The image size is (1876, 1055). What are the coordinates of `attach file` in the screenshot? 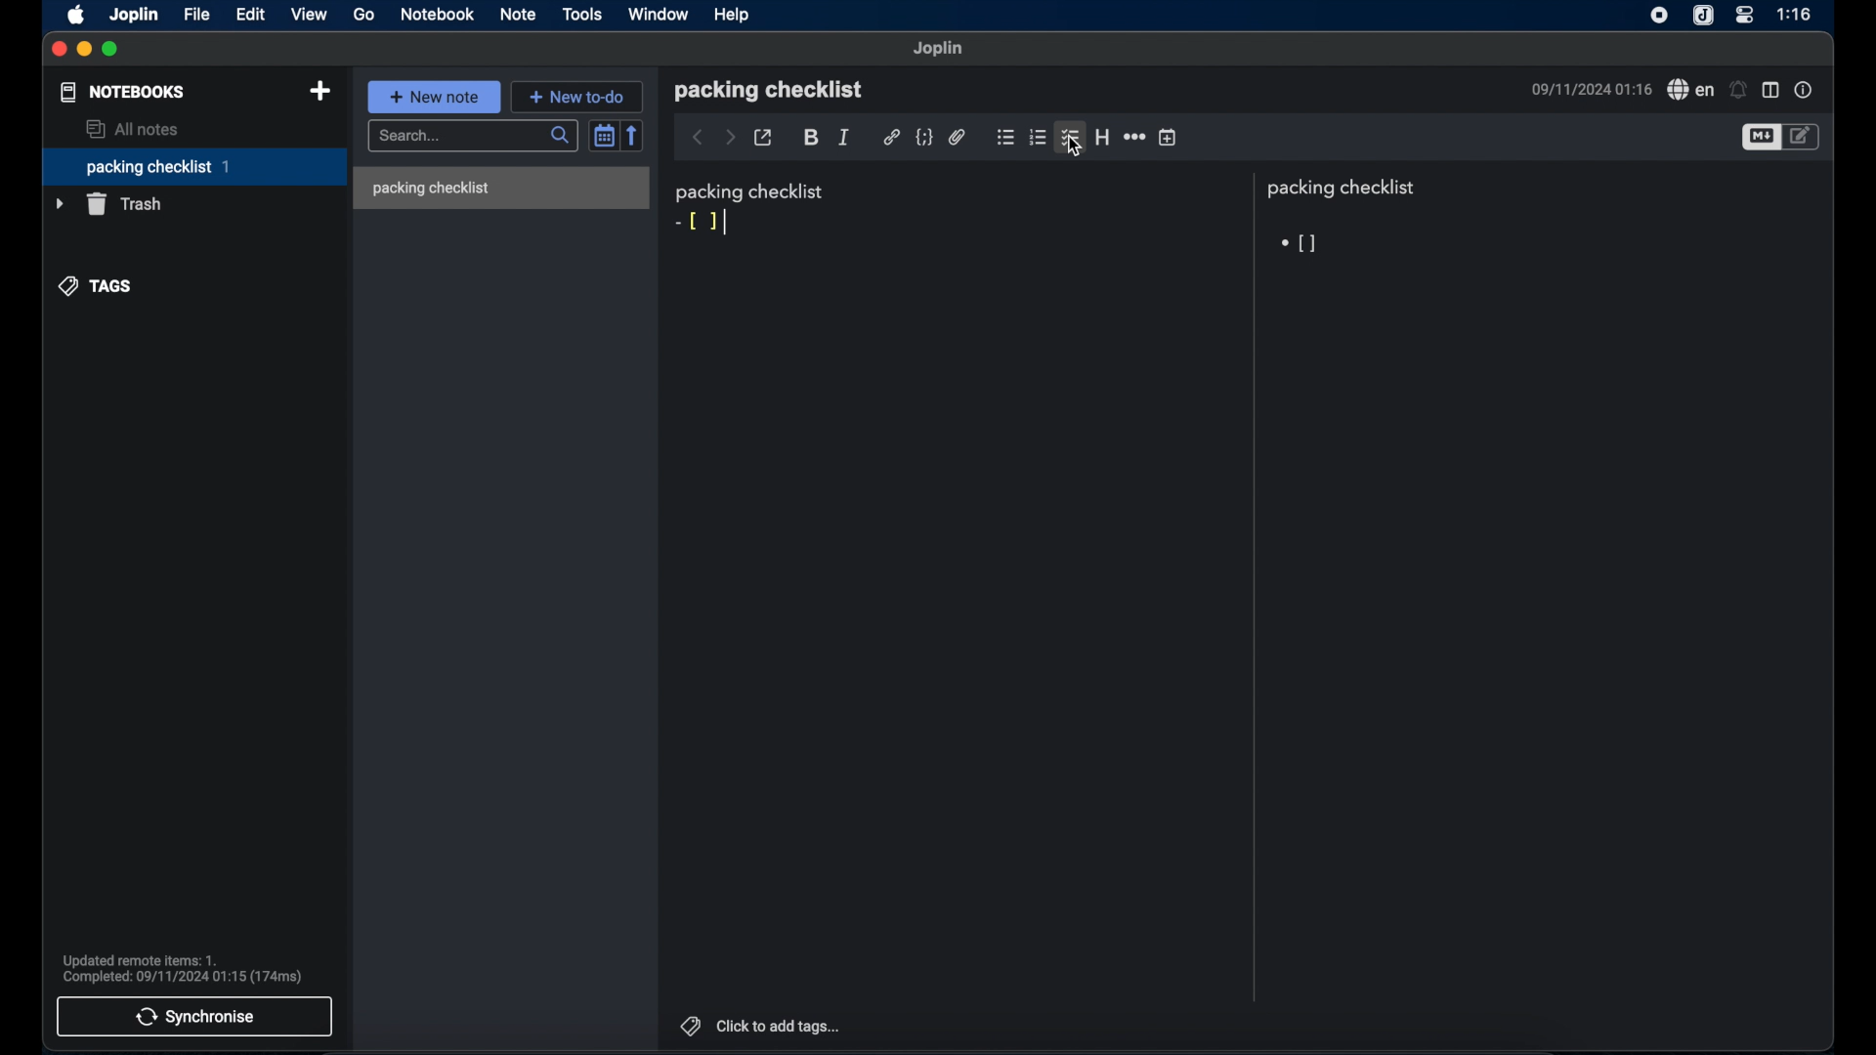 It's located at (957, 137).